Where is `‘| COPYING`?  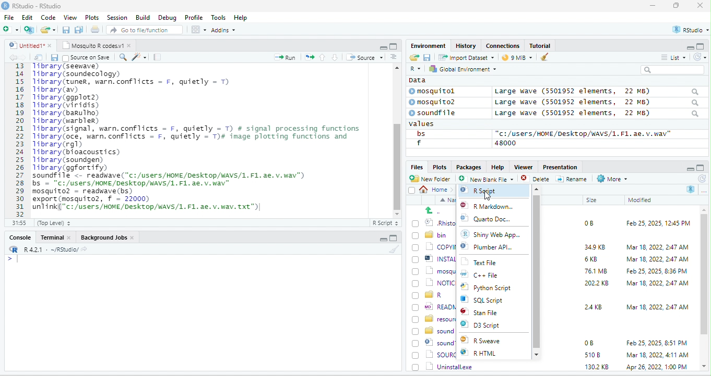
‘| COPYING is located at coordinates (434, 246).